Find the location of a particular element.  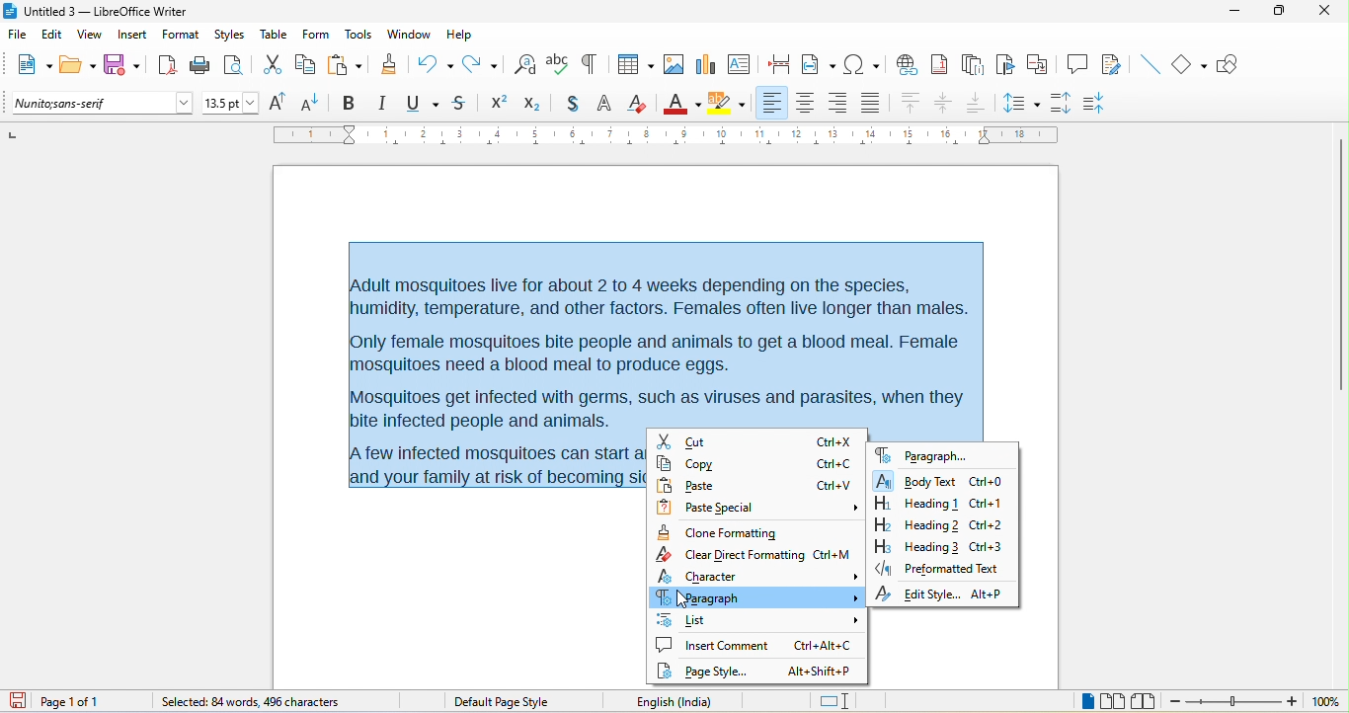

center is located at coordinates (945, 104).